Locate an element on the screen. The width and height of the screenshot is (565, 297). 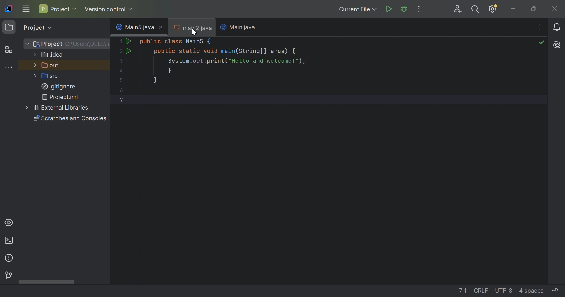
Search Everywhere is located at coordinates (475, 9).